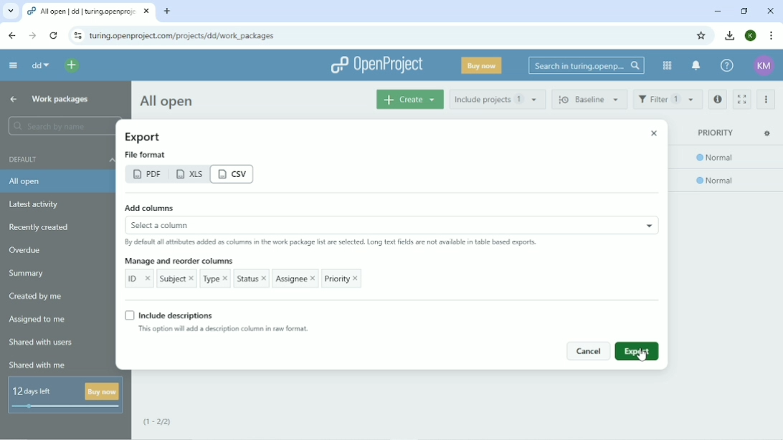  Describe the element at coordinates (588, 354) in the screenshot. I see `cancel` at that location.